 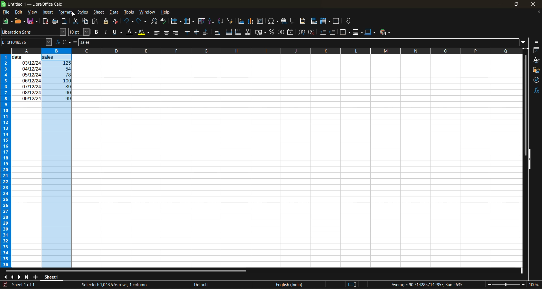 What do you see at coordinates (76, 20) in the screenshot?
I see `cut` at bounding box center [76, 20].